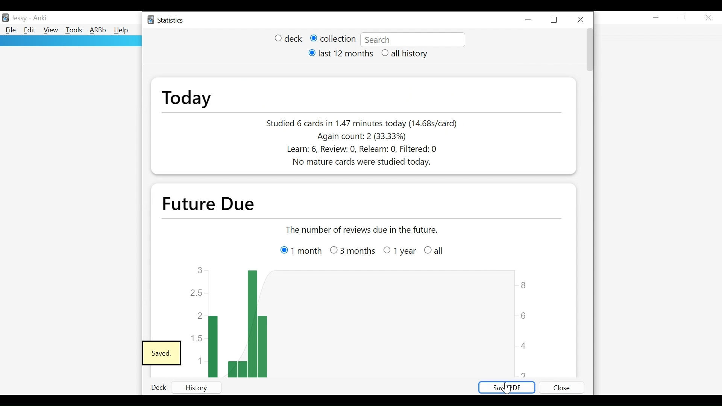 This screenshot has width=722, height=406. Describe the element at coordinates (340, 54) in the screenshot. I see `(un)select last 12 months` at that location.